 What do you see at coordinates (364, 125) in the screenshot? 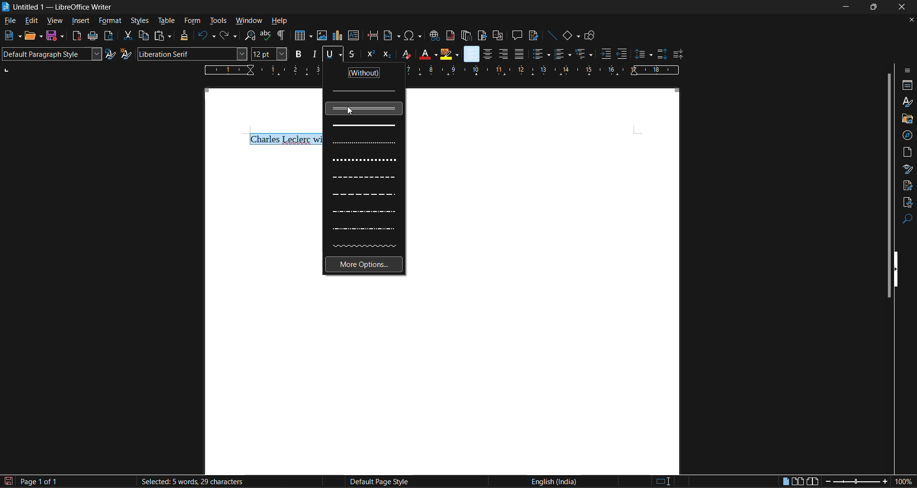
I see `bold` at bounding box center [364, 125].